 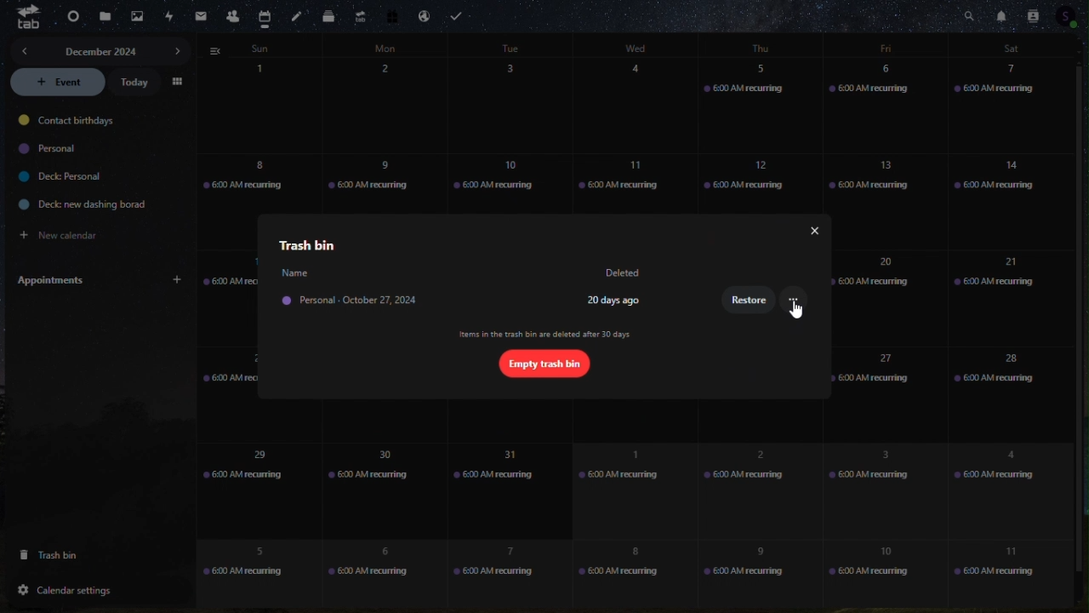 I want to click on 10, so click(x=505, y=176).